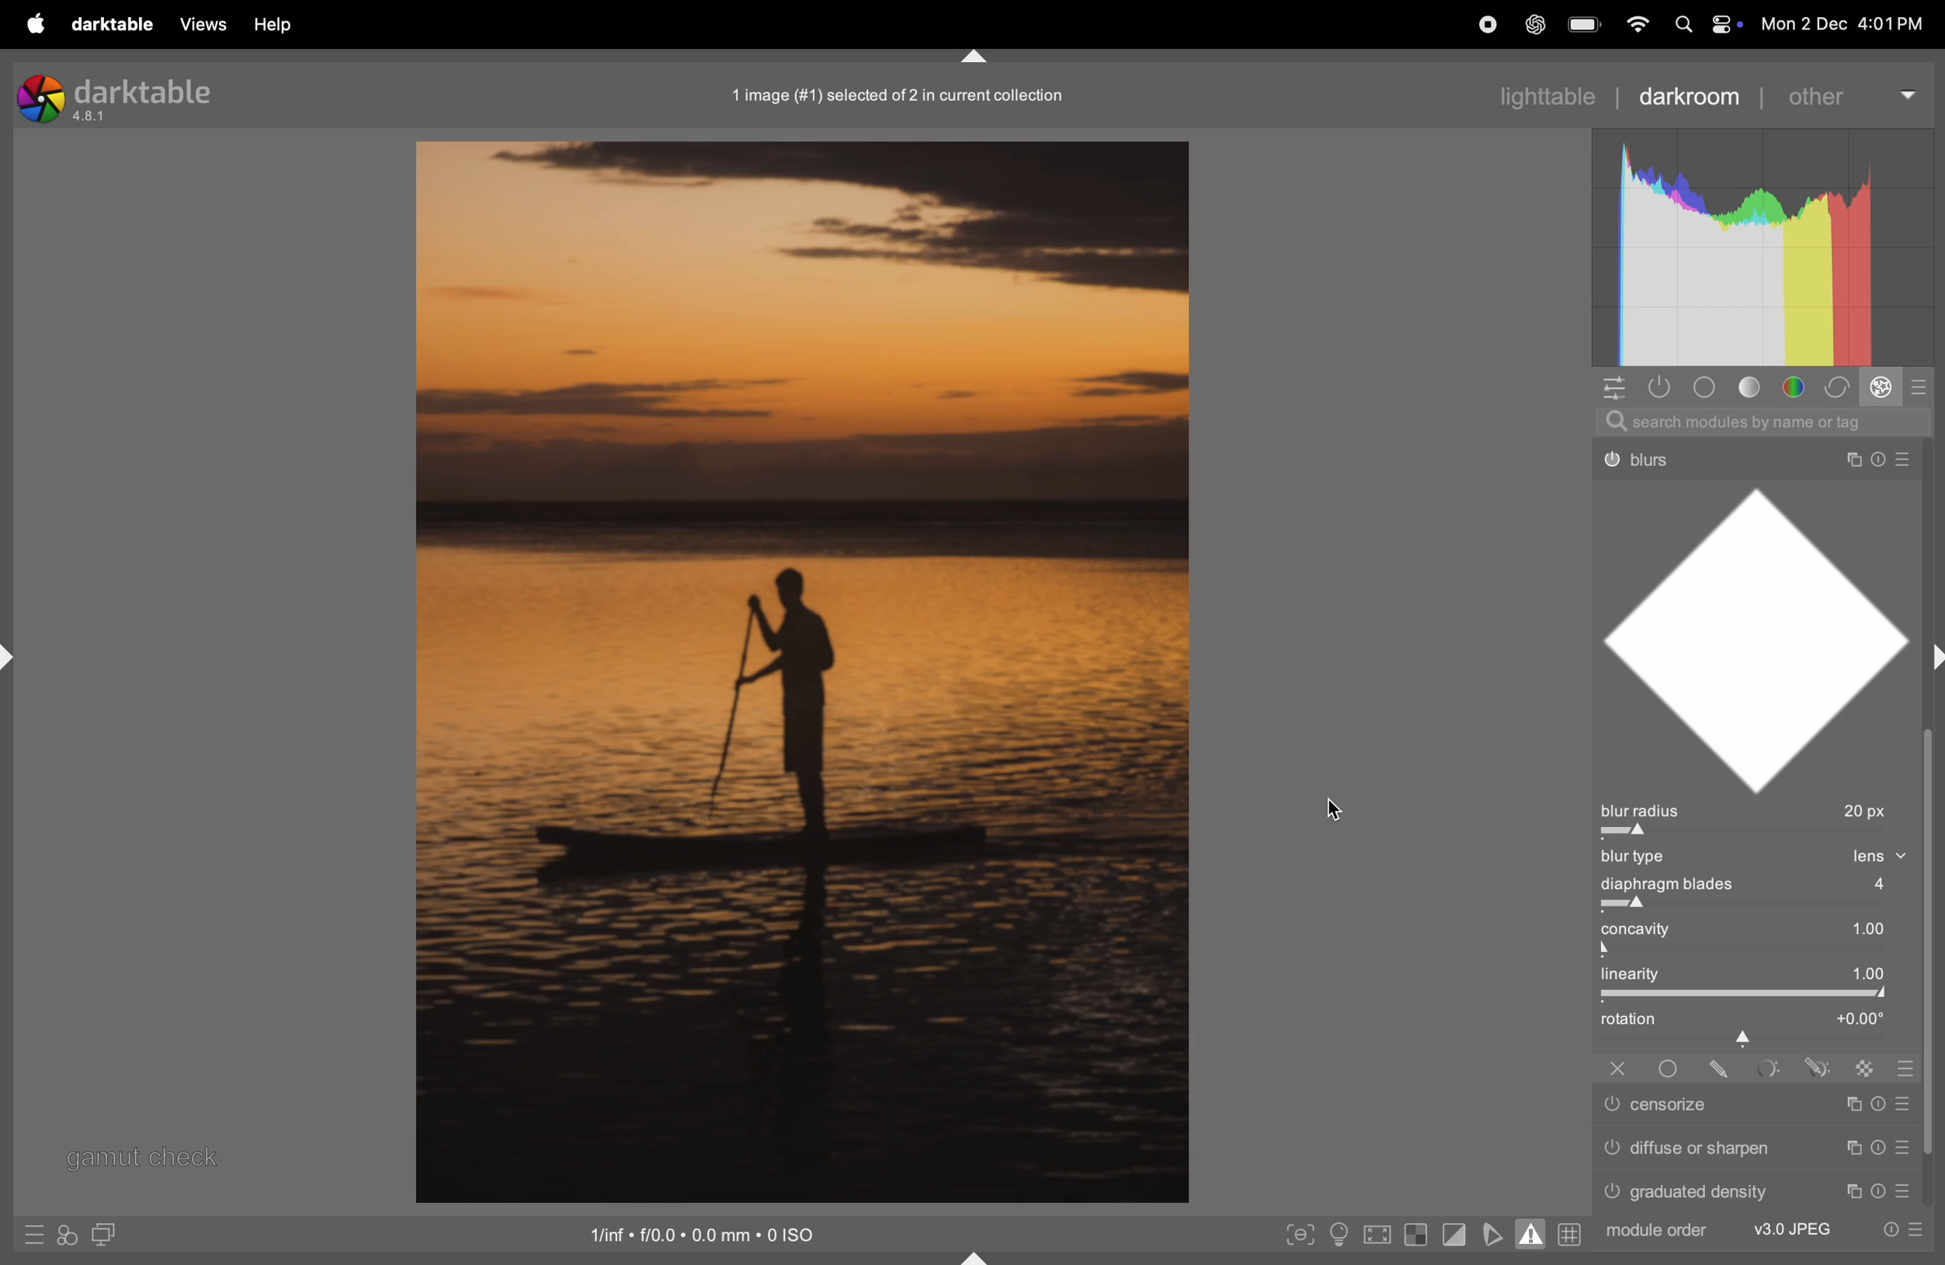 The width and height of the screenshot is (1945, 1265). I want to click on blur, so click(1642, 858).